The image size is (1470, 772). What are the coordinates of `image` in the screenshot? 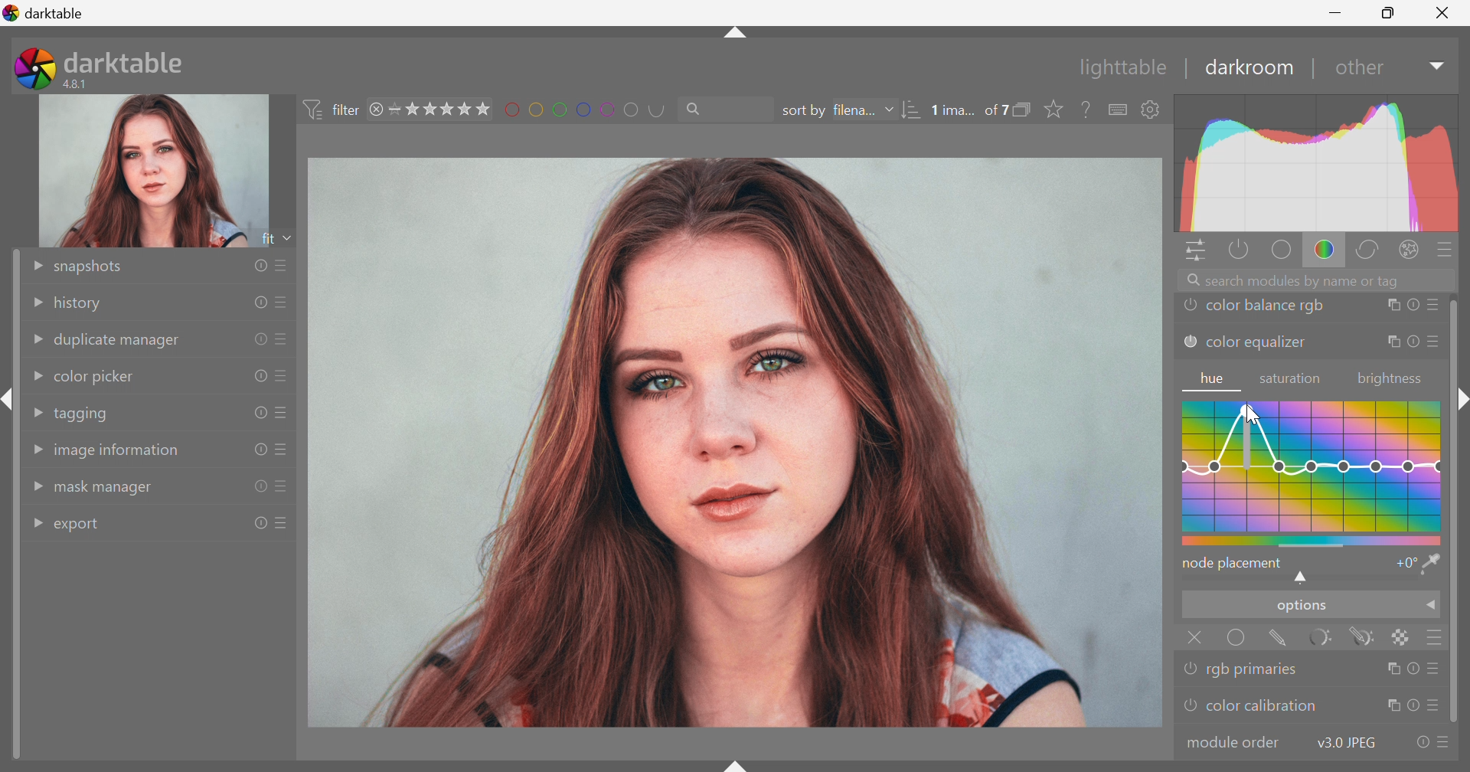 It's located at (736, 443).